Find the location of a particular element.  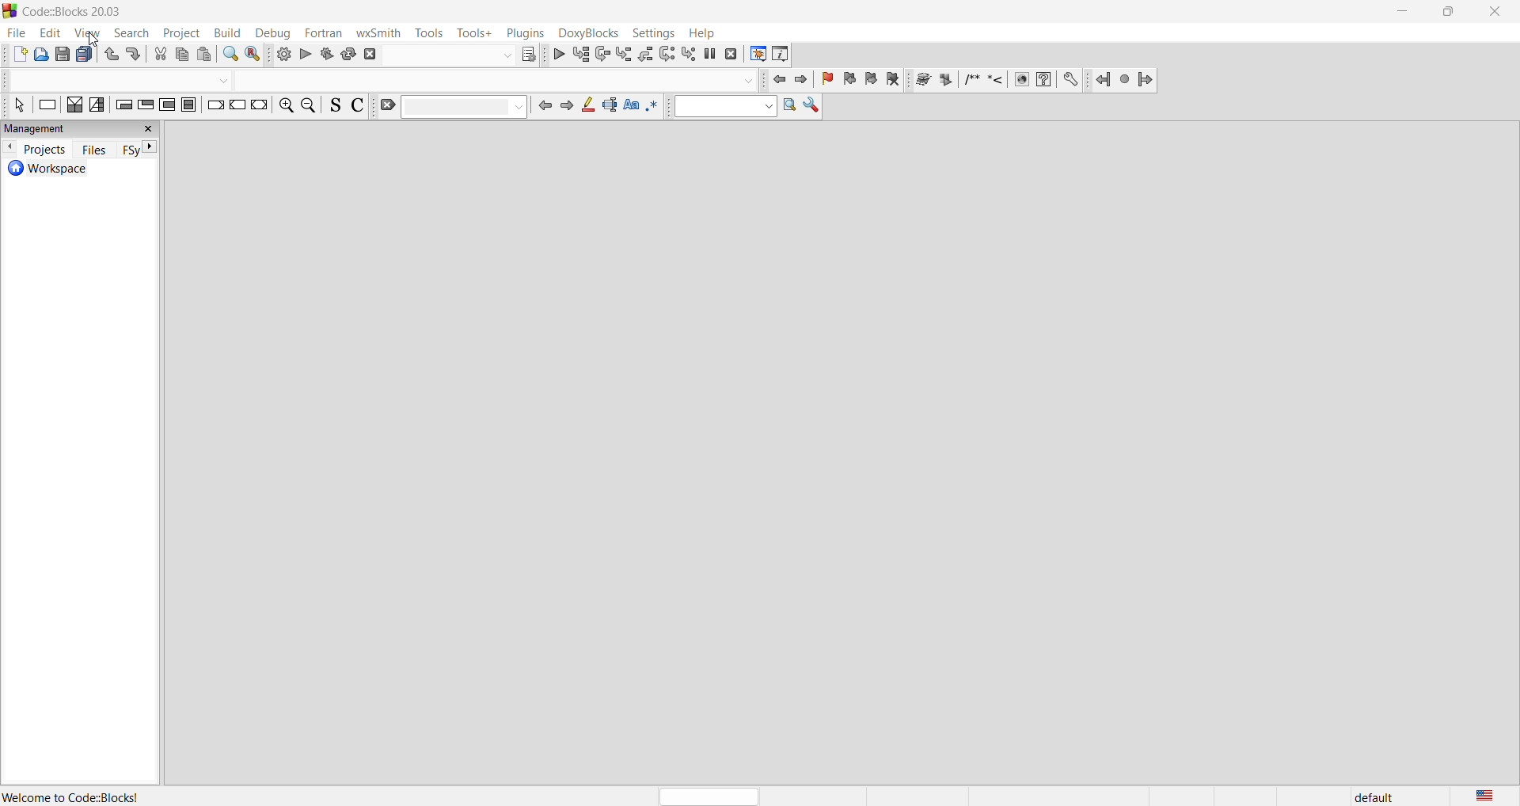

fortran is located at coordinates (325, 33).